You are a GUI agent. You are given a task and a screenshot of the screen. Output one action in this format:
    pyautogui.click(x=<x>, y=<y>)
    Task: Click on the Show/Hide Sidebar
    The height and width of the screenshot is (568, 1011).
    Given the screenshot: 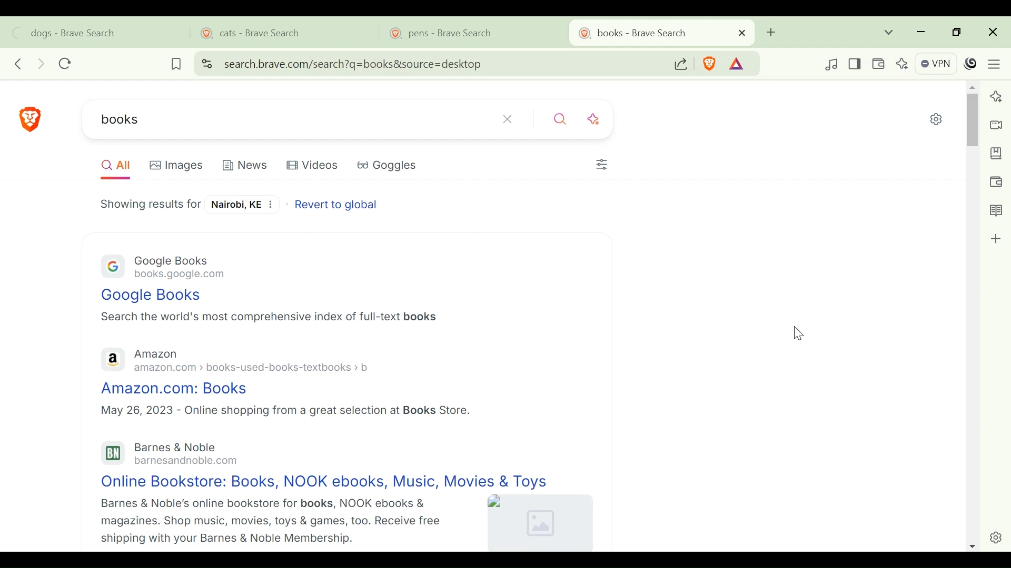 What is the action you would take?
    pyautogui.click(x=856, y=63)
    